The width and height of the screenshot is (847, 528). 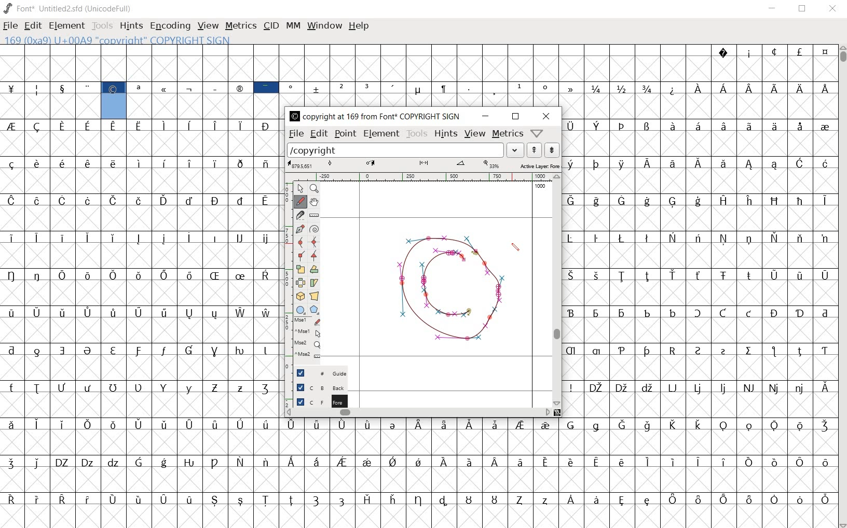 I want to click on ruler, so click(x=422, y=177).